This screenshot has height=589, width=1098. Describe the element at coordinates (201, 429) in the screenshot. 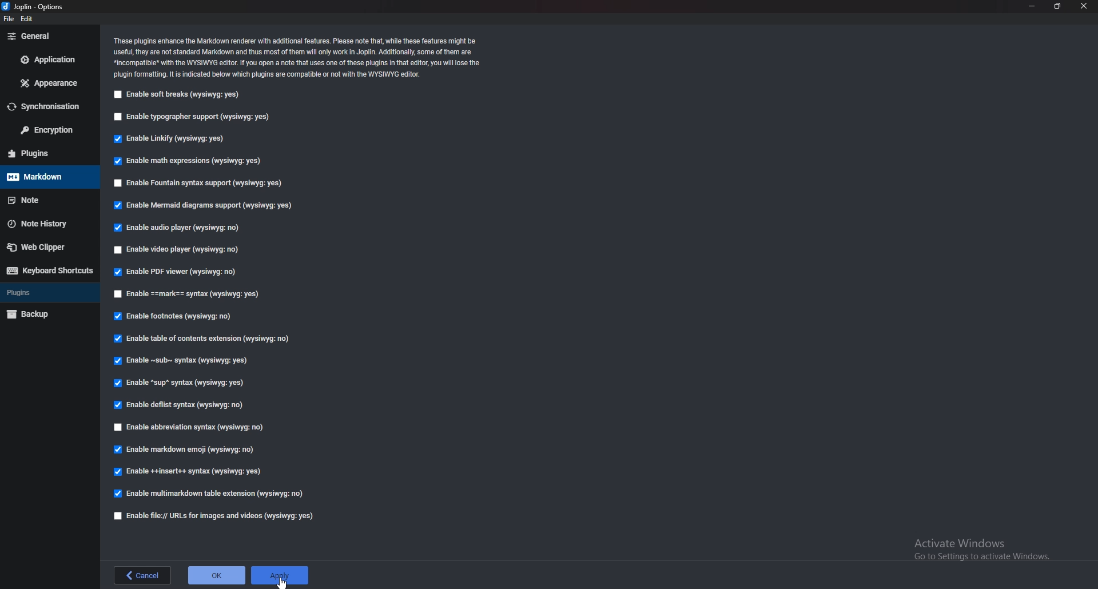

I see `Enable abbreviations syntax (wysiqyg:no)` at that location.